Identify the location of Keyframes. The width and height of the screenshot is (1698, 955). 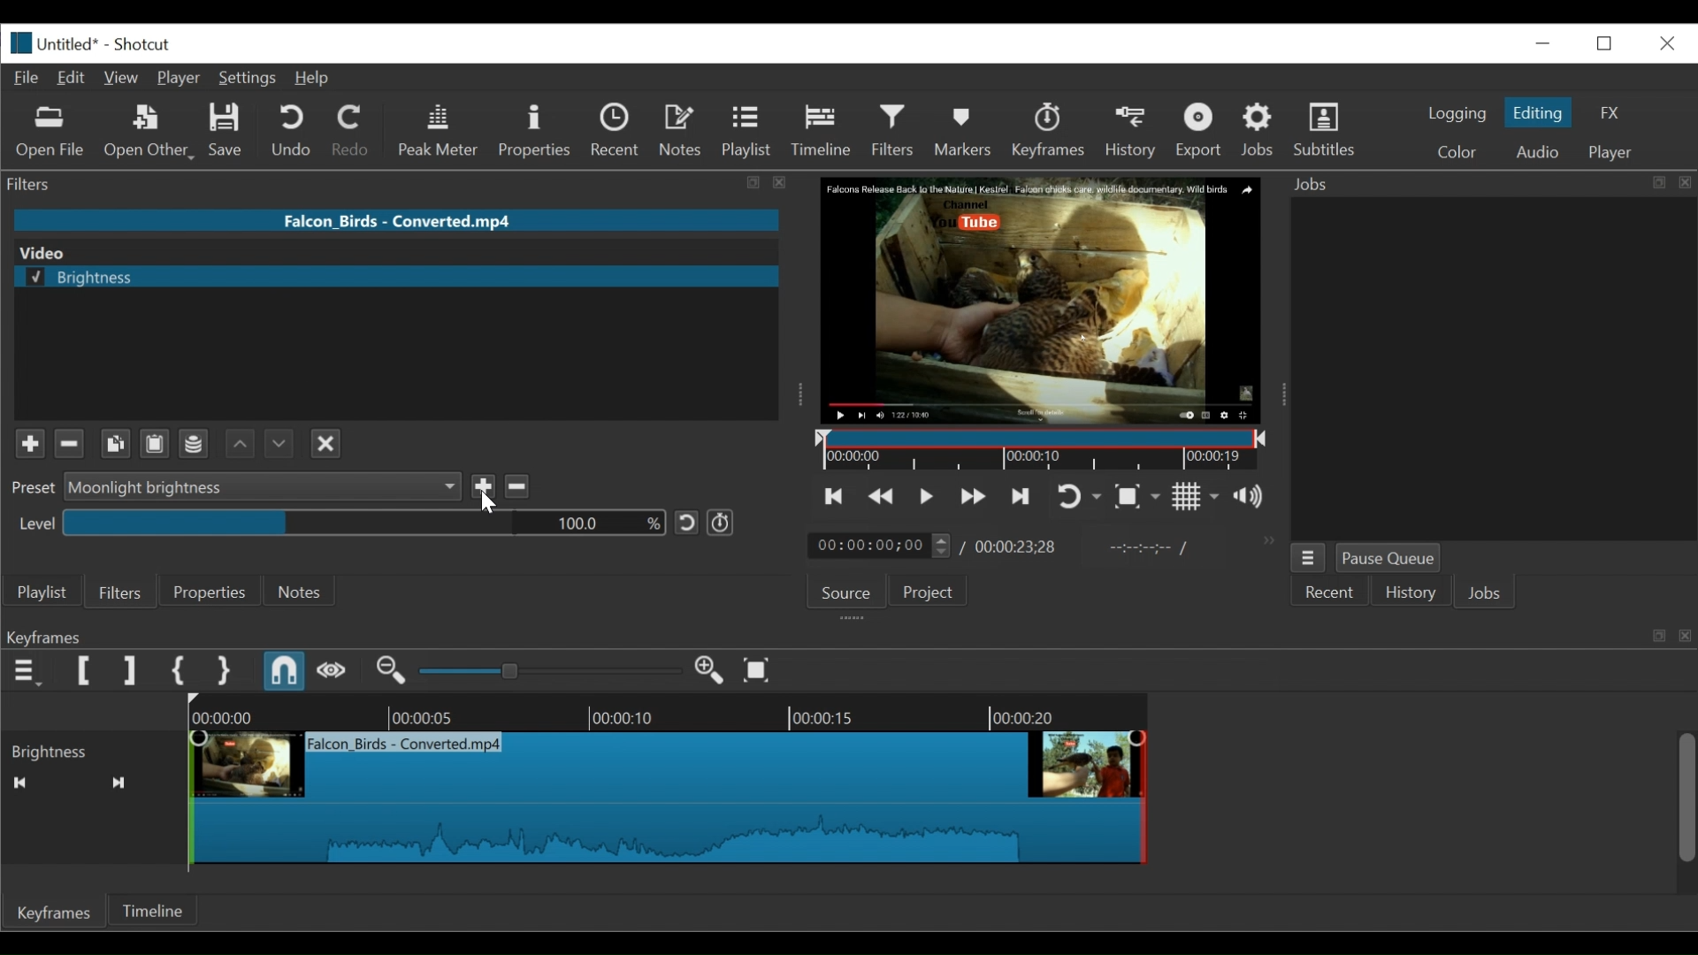
(1049, 130).